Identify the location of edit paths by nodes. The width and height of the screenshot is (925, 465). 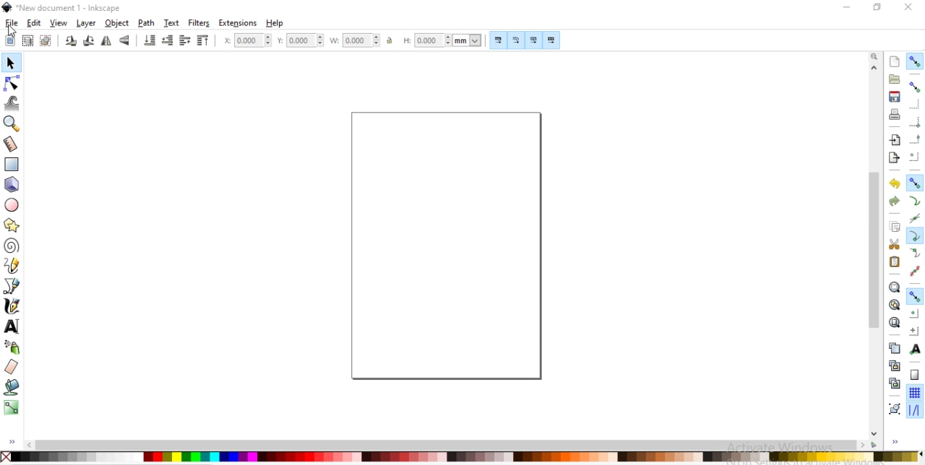
(11, 85).